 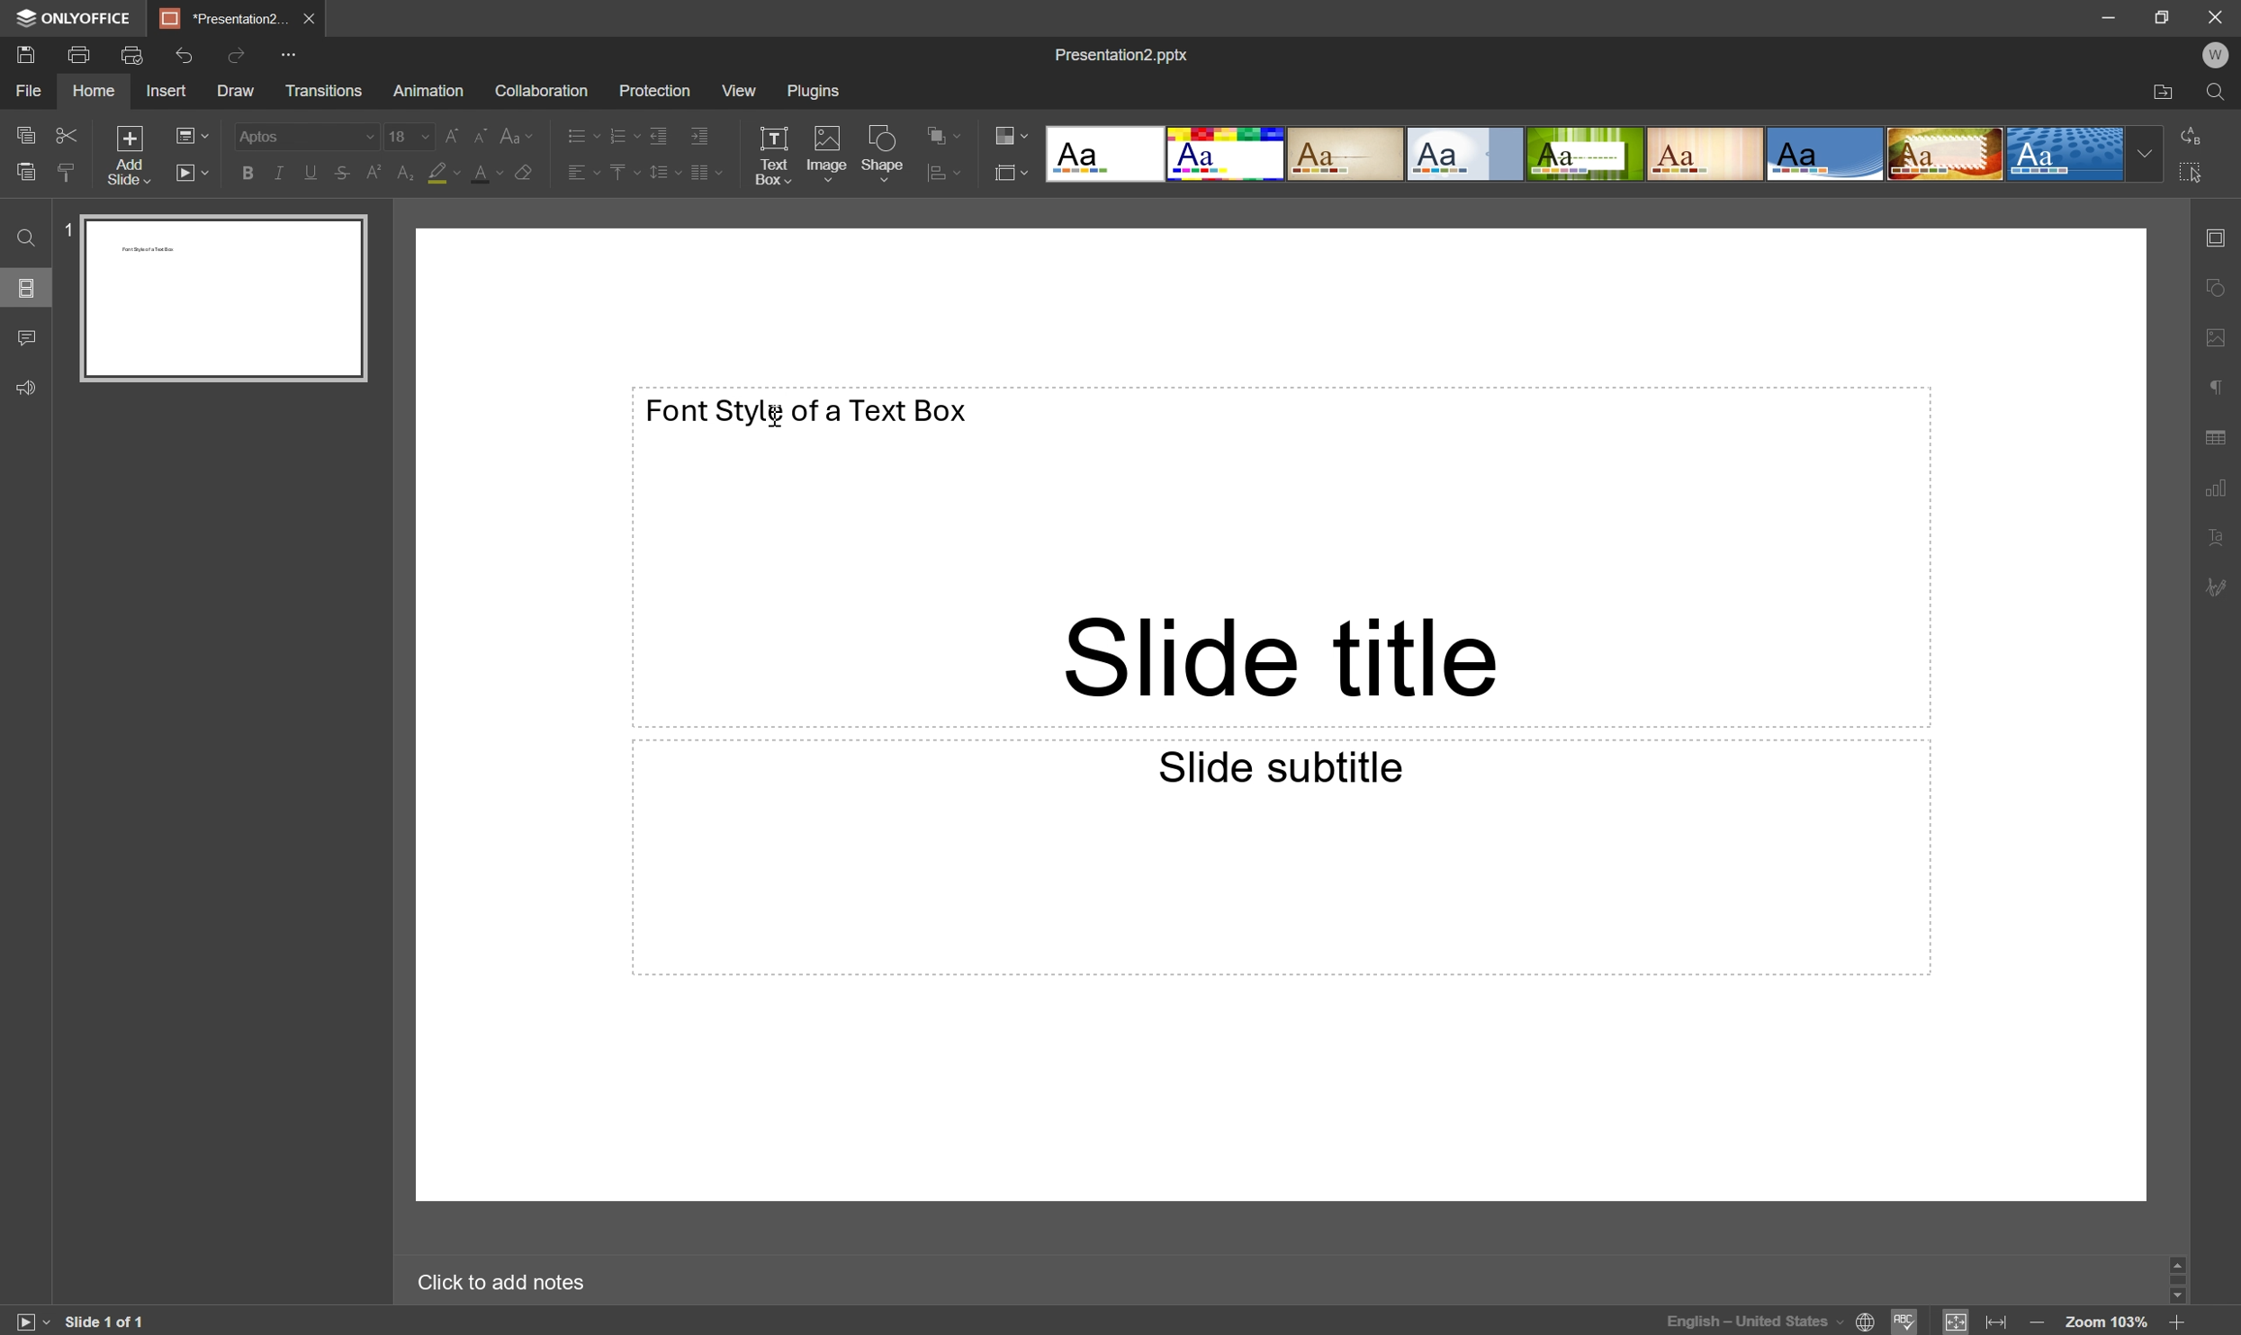 I want to click on Protection, so click(x=654, y=91).